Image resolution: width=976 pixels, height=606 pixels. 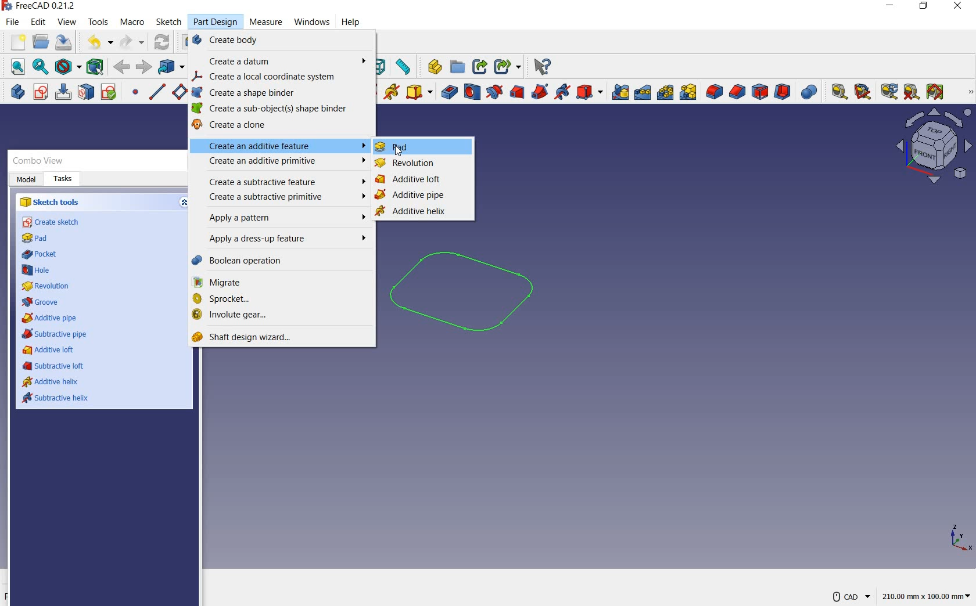 What do you see at coordinates (783, 92) in the screenshot?
I see `thickness` at bounding box center [783, 92].